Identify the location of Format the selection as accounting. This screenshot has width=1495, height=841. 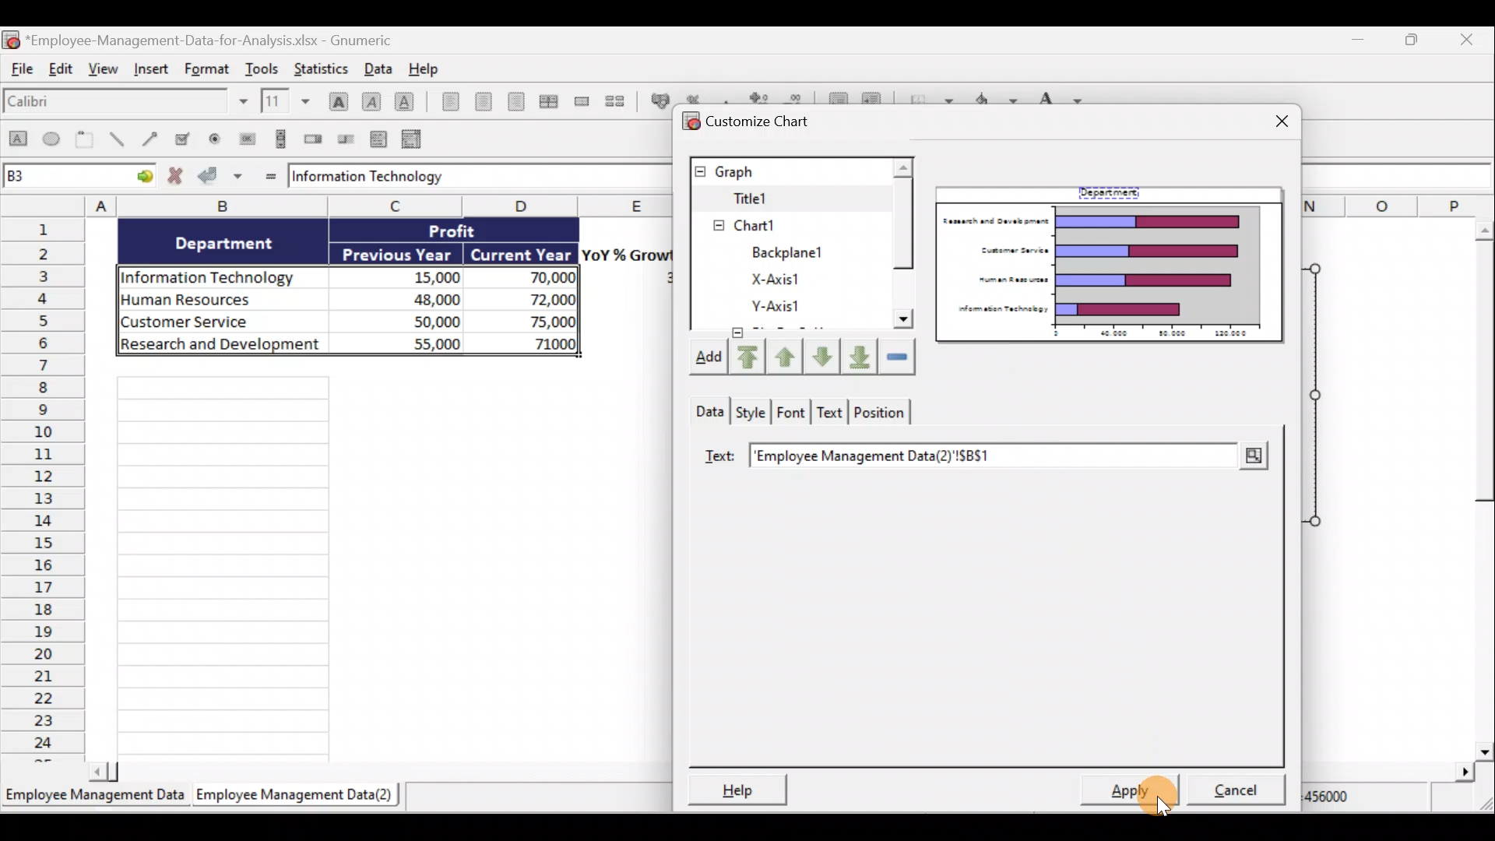
(659, 101).